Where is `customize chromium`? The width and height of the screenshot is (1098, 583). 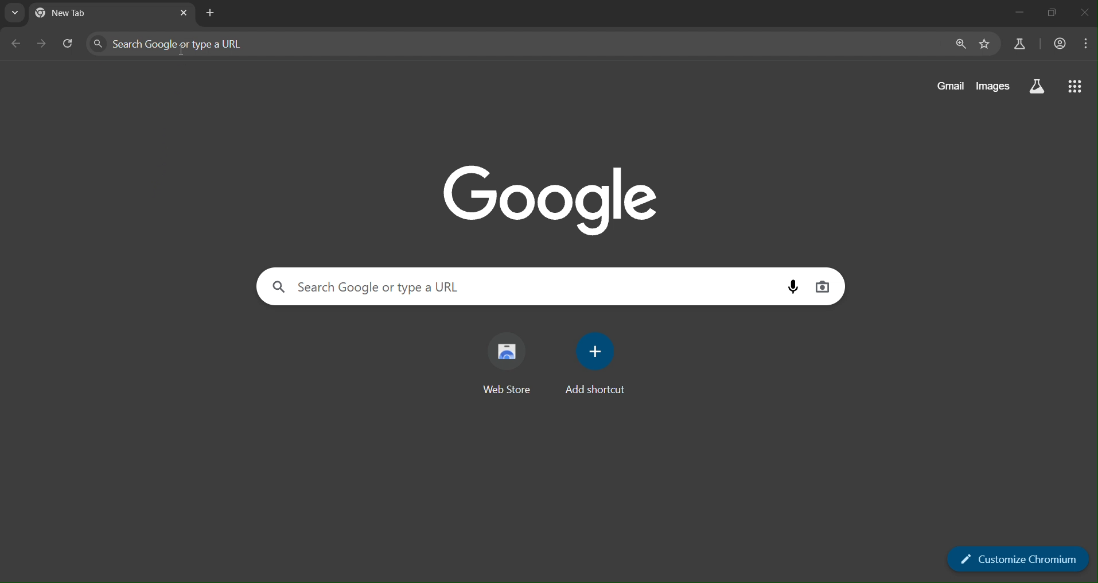
customize chromium is located at coordinates (1015, 559).